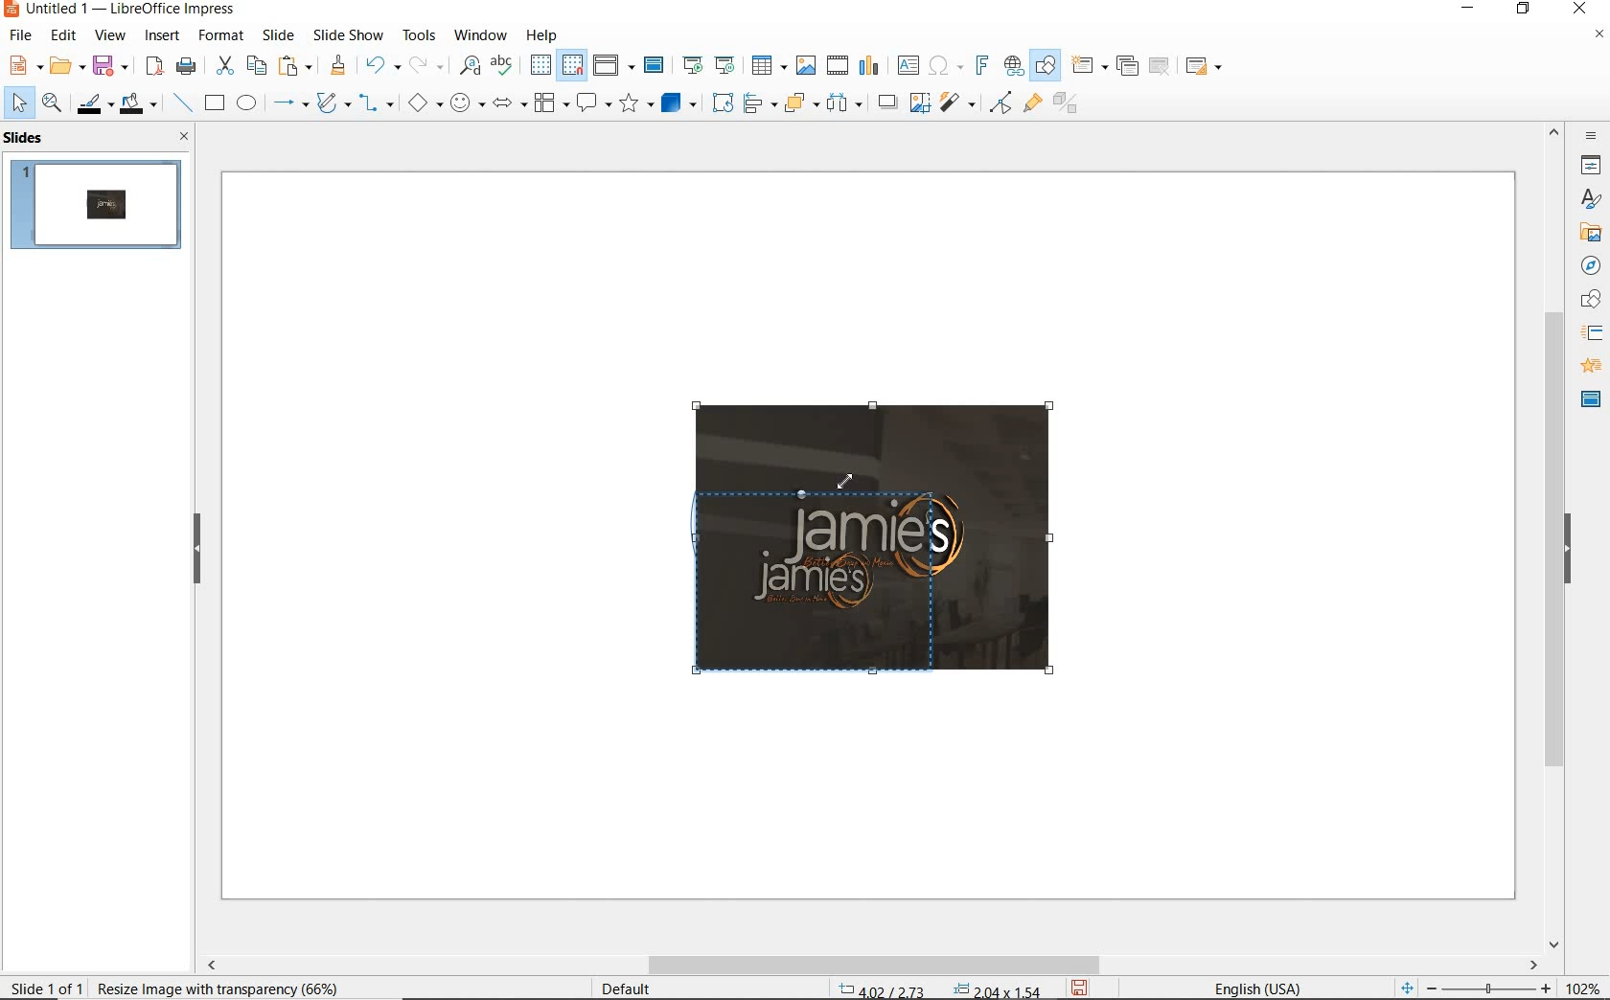 The width and height of the screenshot is (1610, 1000). Describe the element at coordinates (1028, 104) in the screenshot. I see `show gluepoint functions` at that location.